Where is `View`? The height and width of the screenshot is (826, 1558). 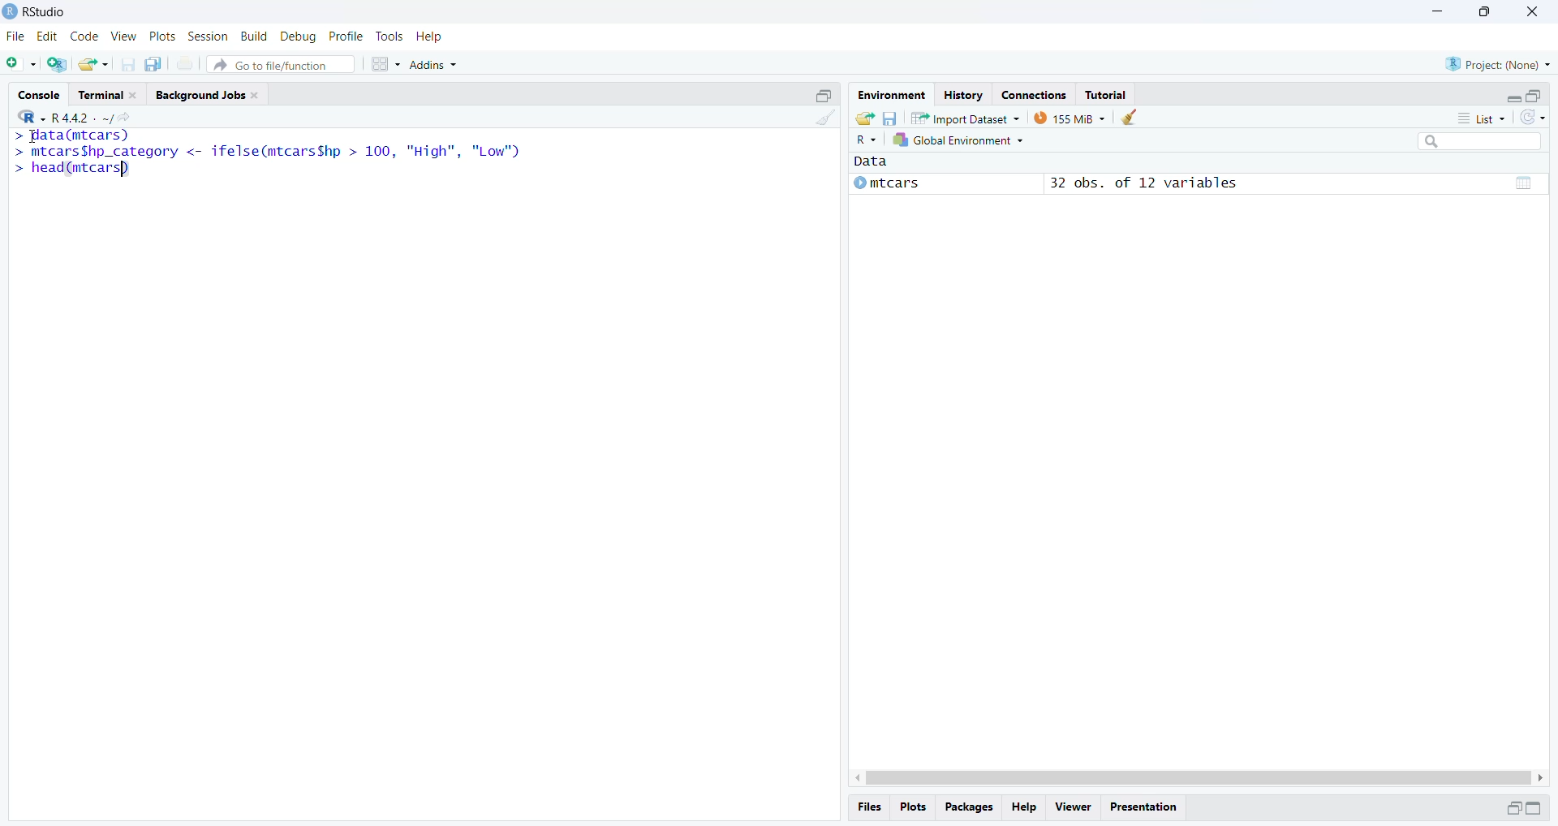 View is located at coordinates (1072, 806).